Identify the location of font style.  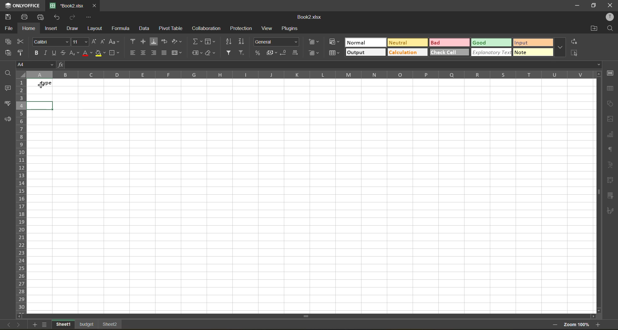
(51, 42).